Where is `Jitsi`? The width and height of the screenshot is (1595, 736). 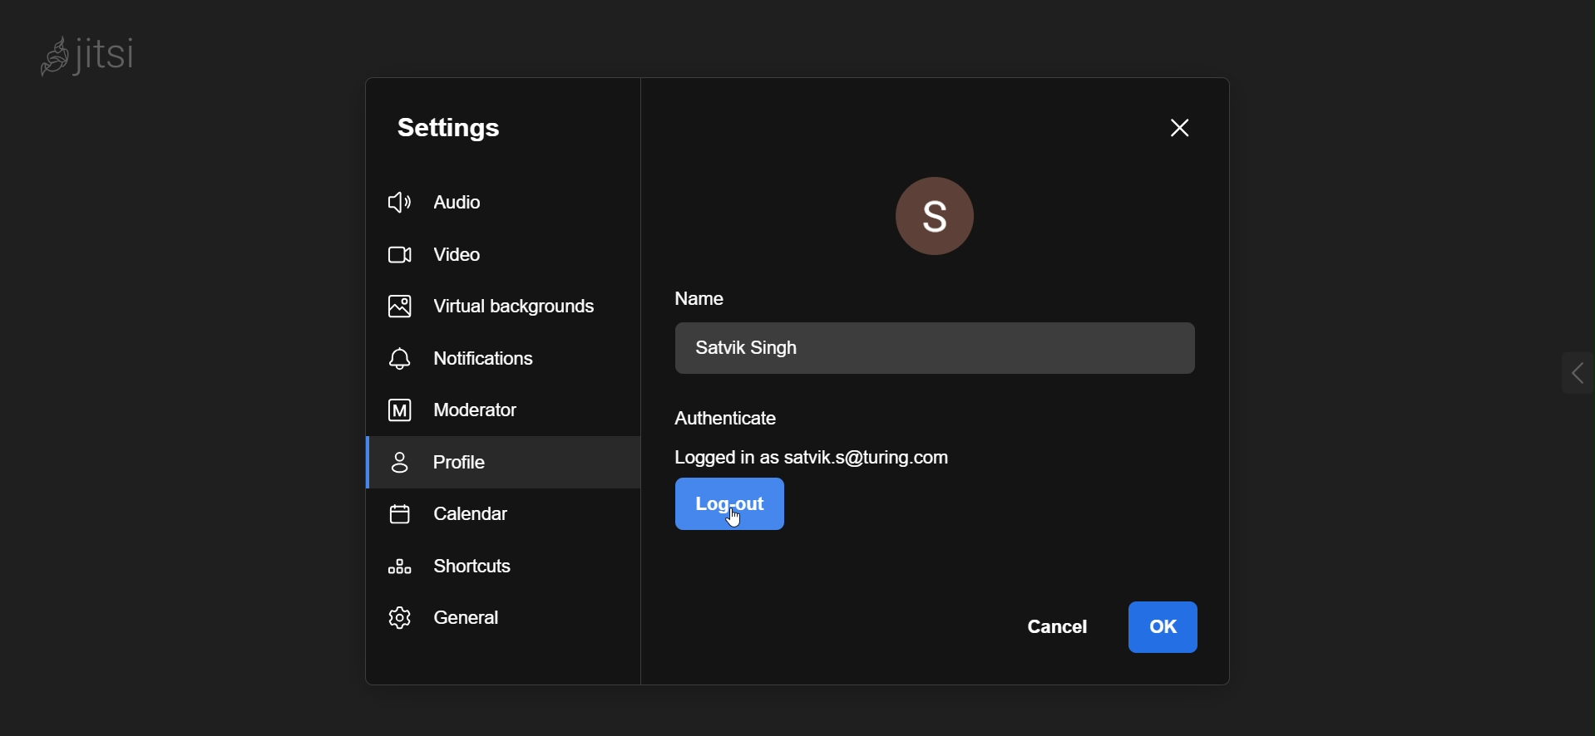
Jitsi is located at coordinates (105, 53).